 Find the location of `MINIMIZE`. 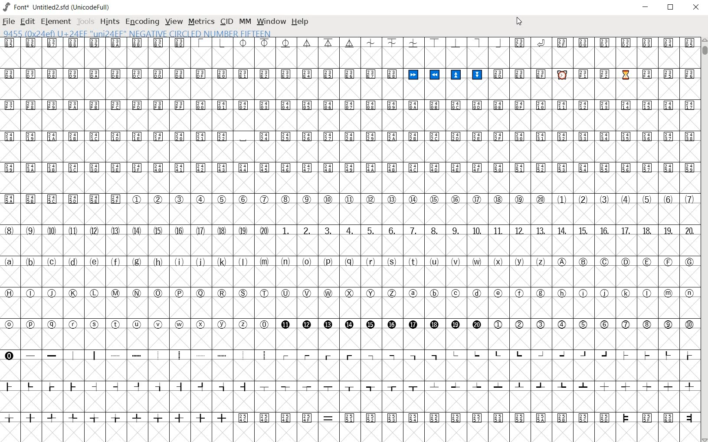

MINIMIZE is located at coordinates (645, 7).